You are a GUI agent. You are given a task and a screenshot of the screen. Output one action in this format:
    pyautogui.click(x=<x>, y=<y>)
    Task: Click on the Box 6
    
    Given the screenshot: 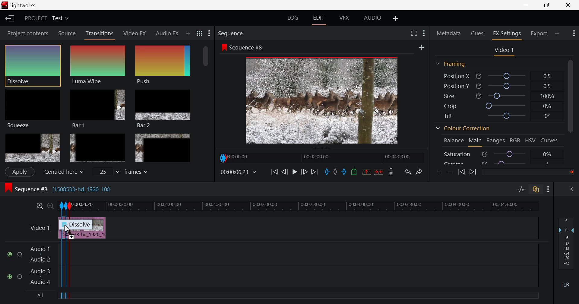 What is the action you would take?
    pyautogui.click(x=162, y=148)
    